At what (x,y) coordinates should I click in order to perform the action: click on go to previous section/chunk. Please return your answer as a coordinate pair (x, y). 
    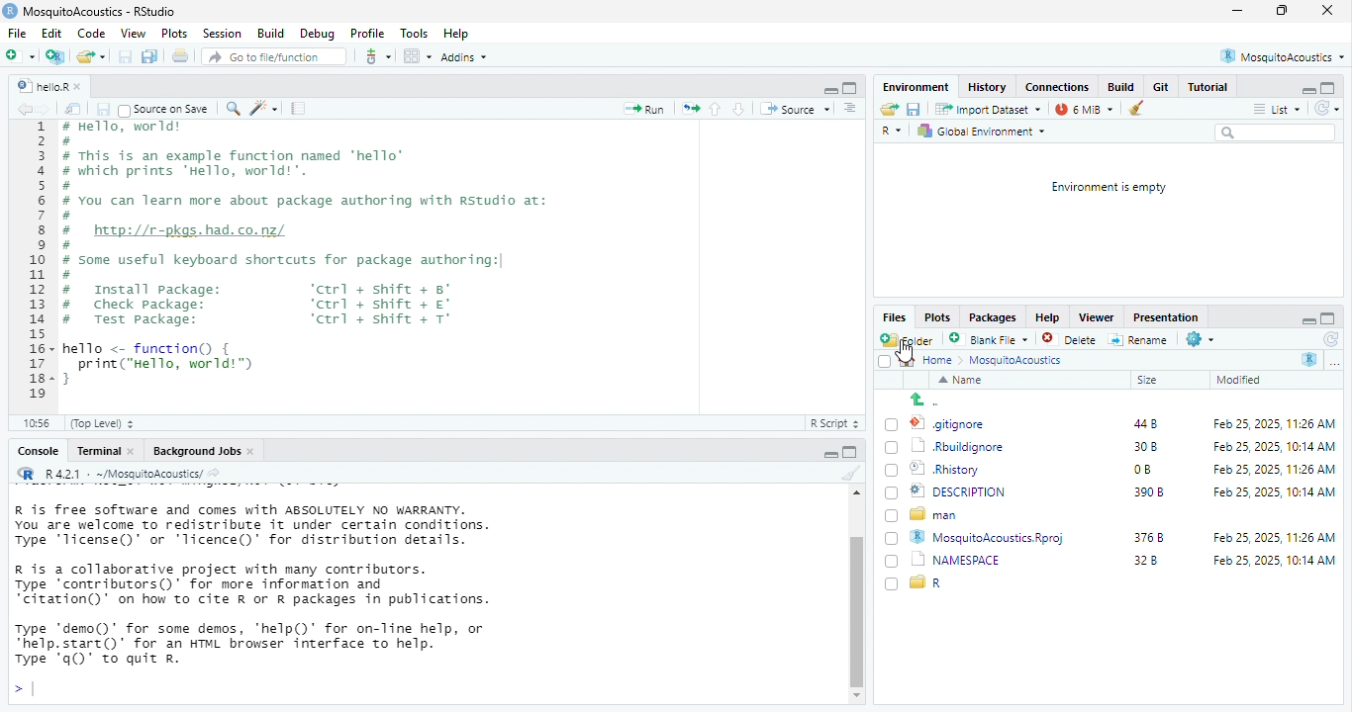
    Looking at the image, I should click on (717, 111).